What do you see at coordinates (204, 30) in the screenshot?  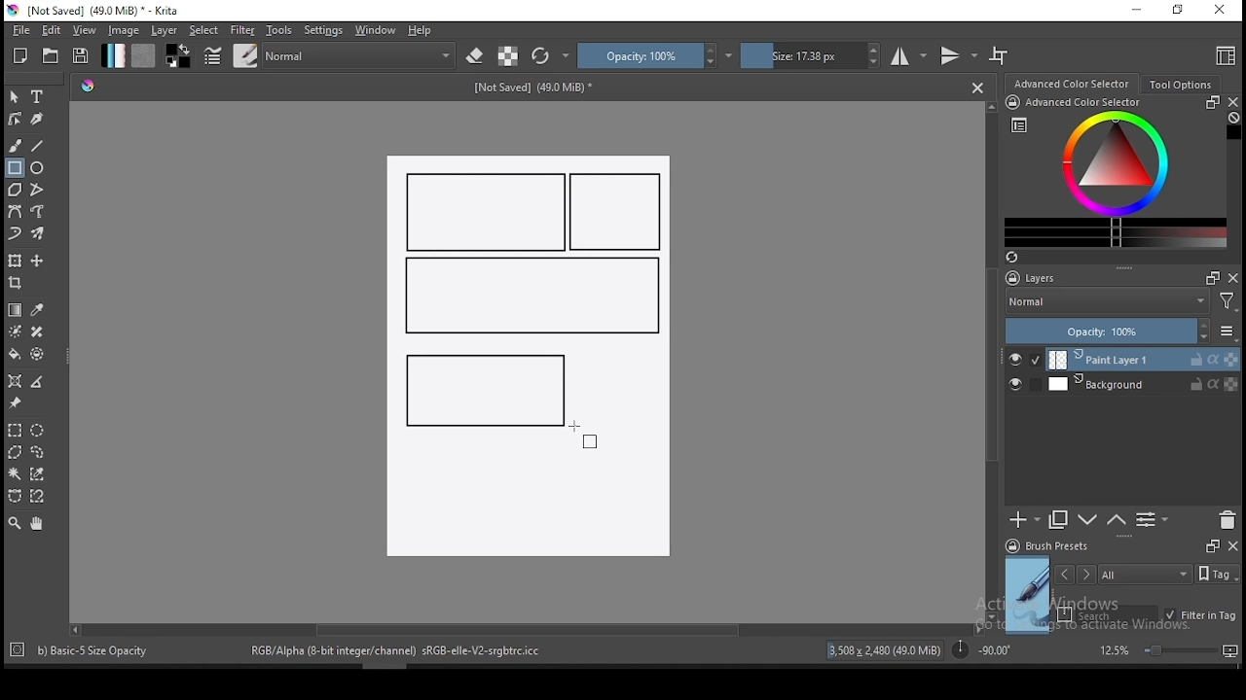 I see `select` at bounding box center [204, 30].